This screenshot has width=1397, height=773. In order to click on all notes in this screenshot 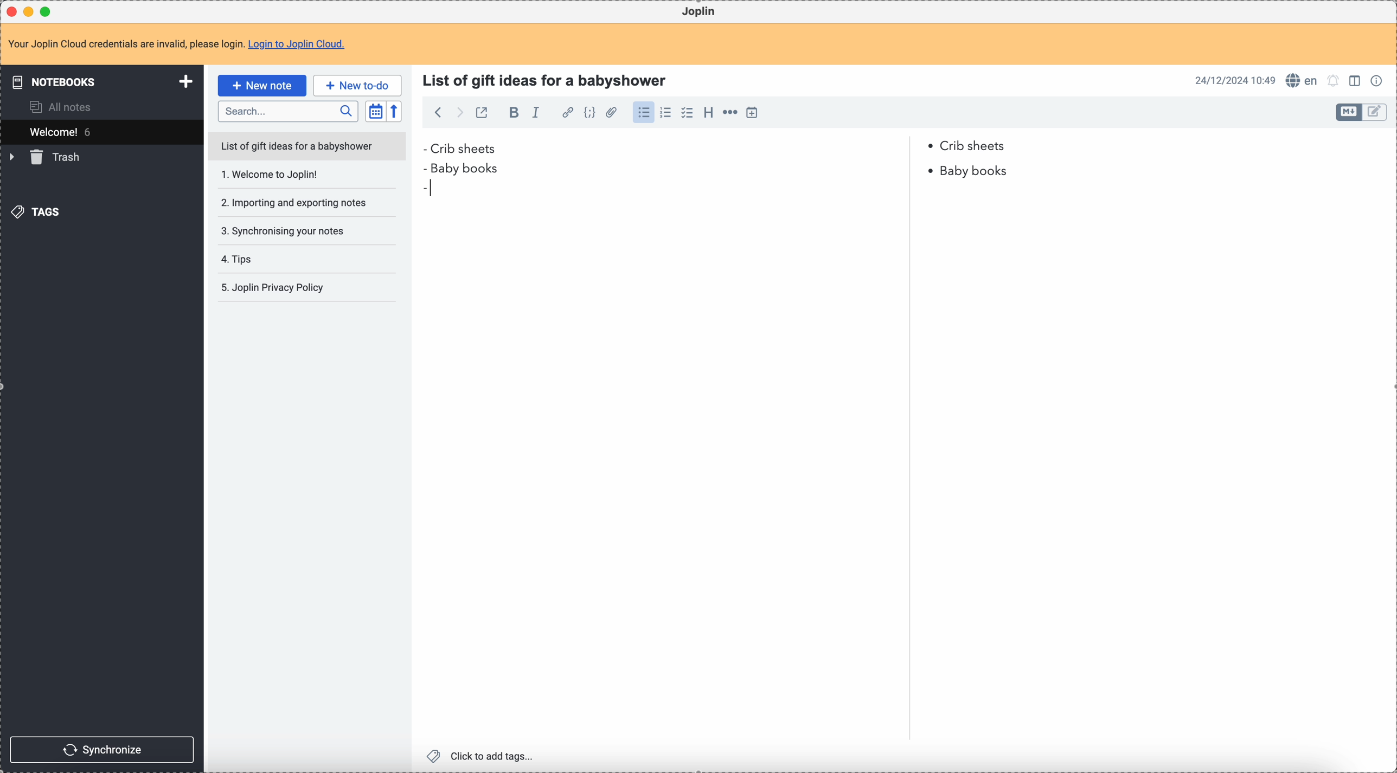, I will do `click(62, 107)`.